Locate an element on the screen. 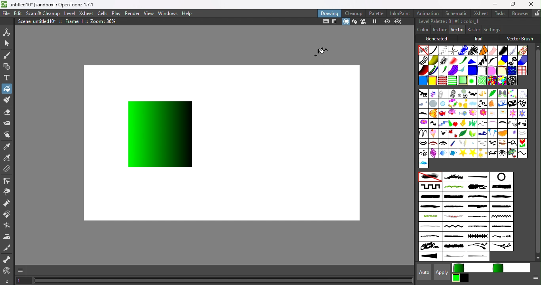 This screenshot has width=541, height=285. stai is located at coordinates (443, 153).